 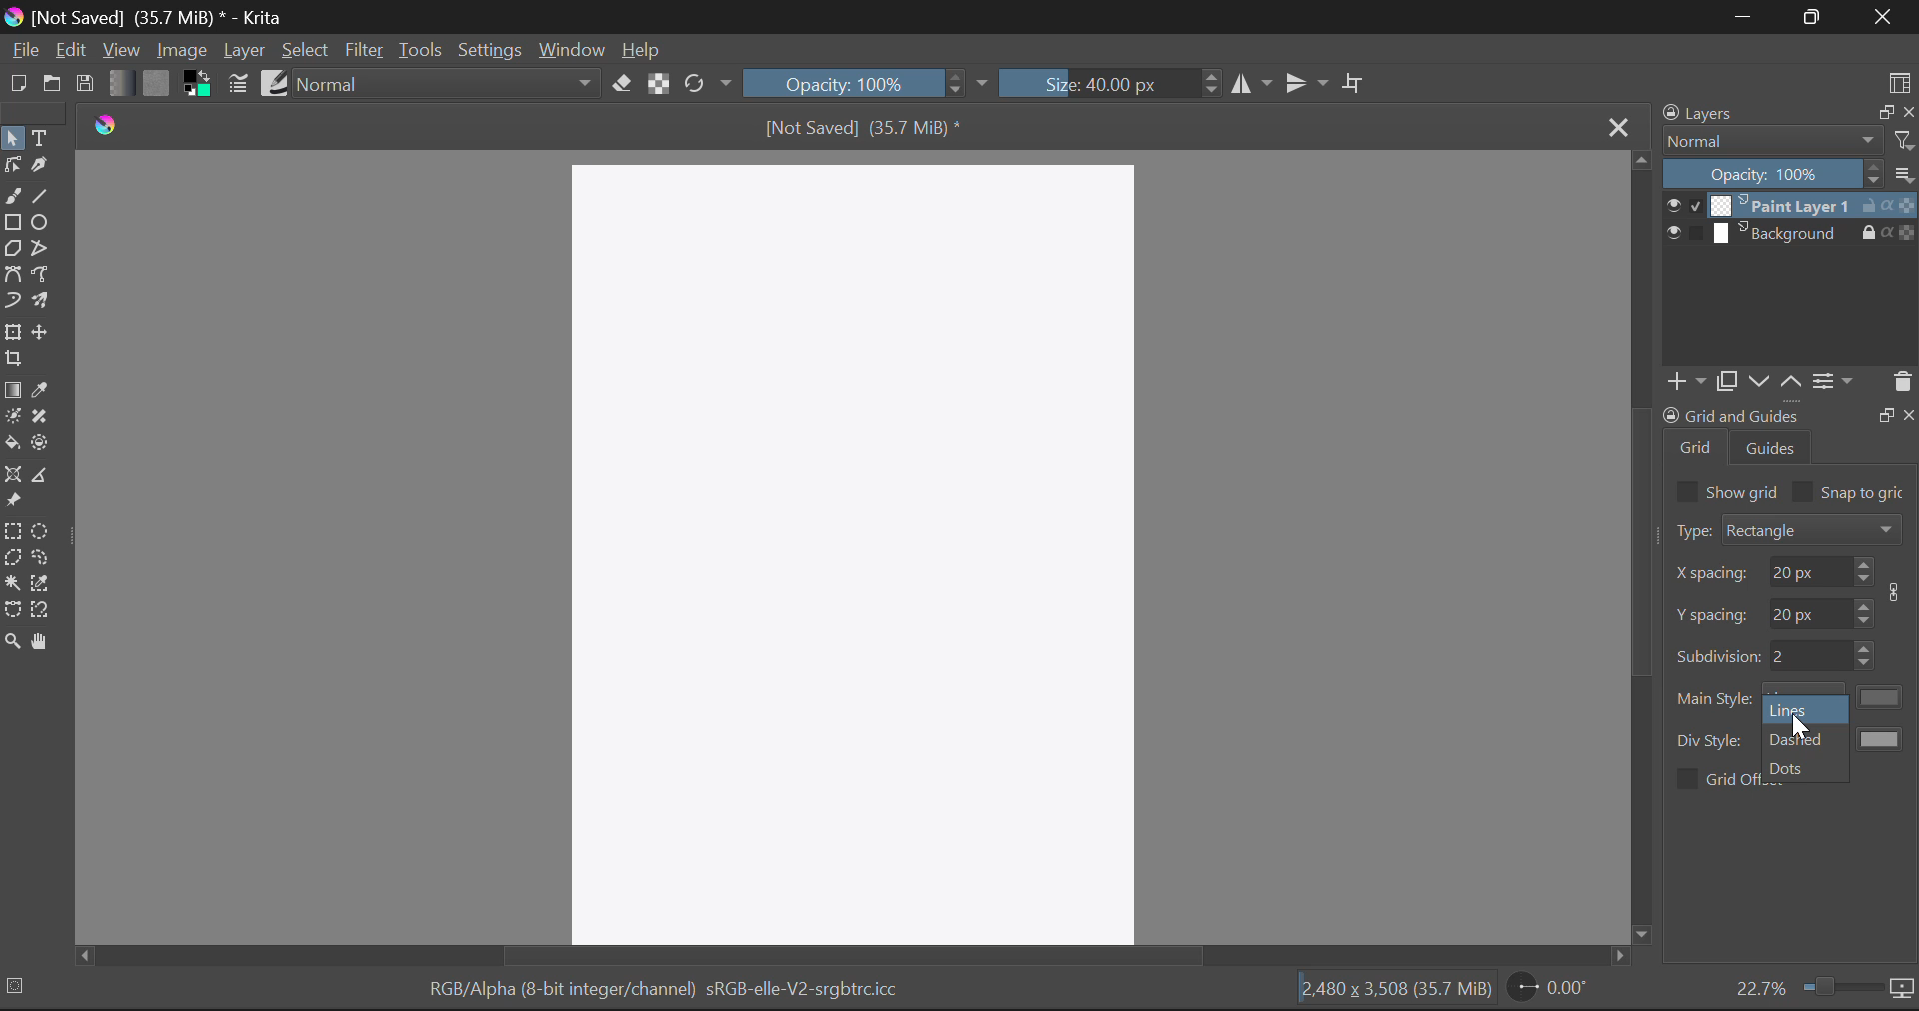 What do you see at coordinates (1809, 611) in the screenshot?
I see `spacing y` at bounding box center [1809, 611].